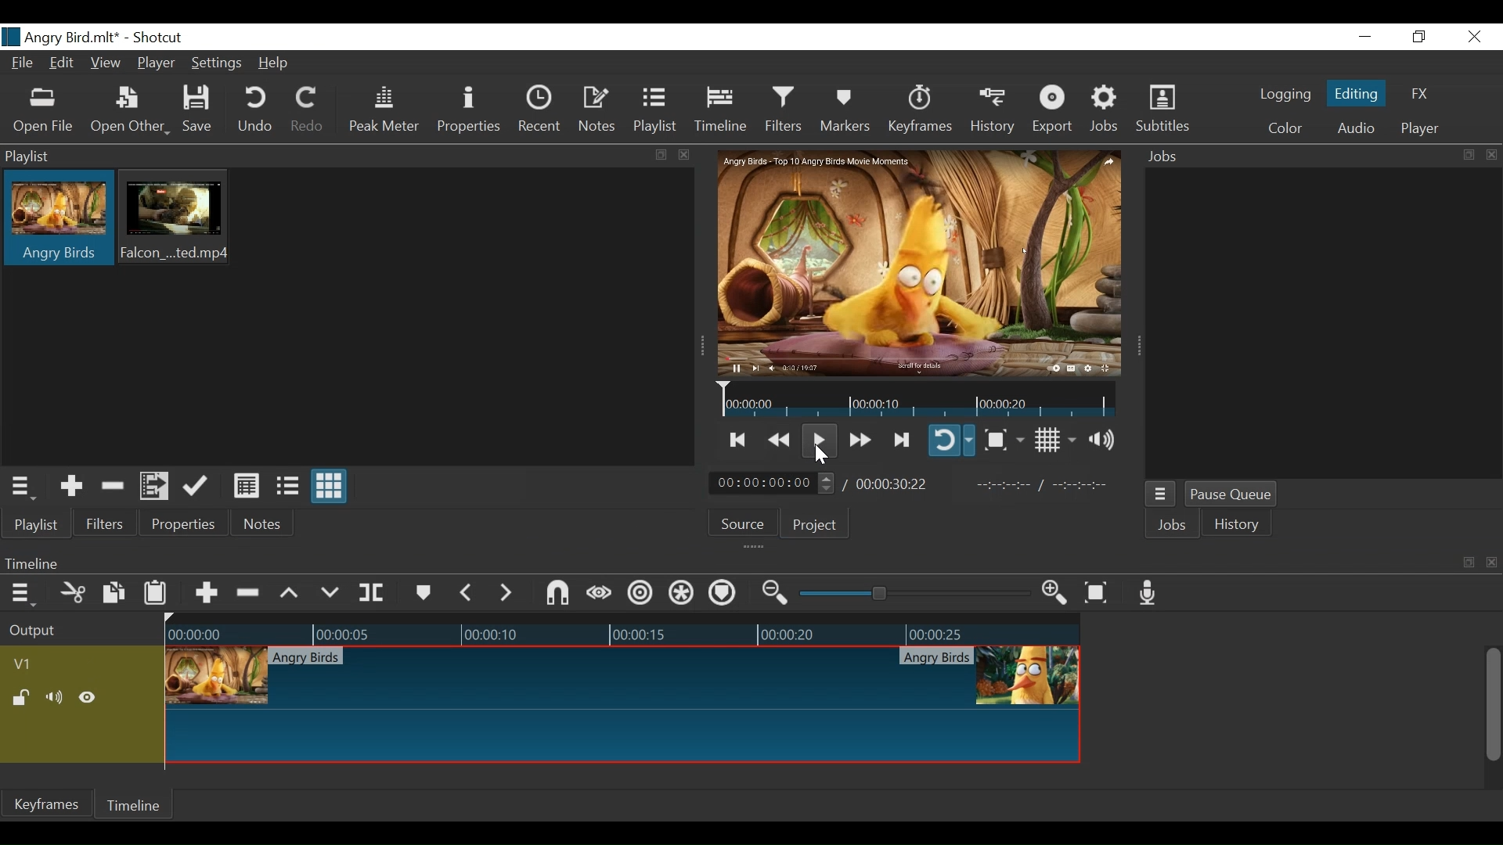 Image resolution: width=1503 pixels, height=845 pixels. Describe the element at coordinates (1365, 37) in the screenshot. I see `Minimize` at that location.